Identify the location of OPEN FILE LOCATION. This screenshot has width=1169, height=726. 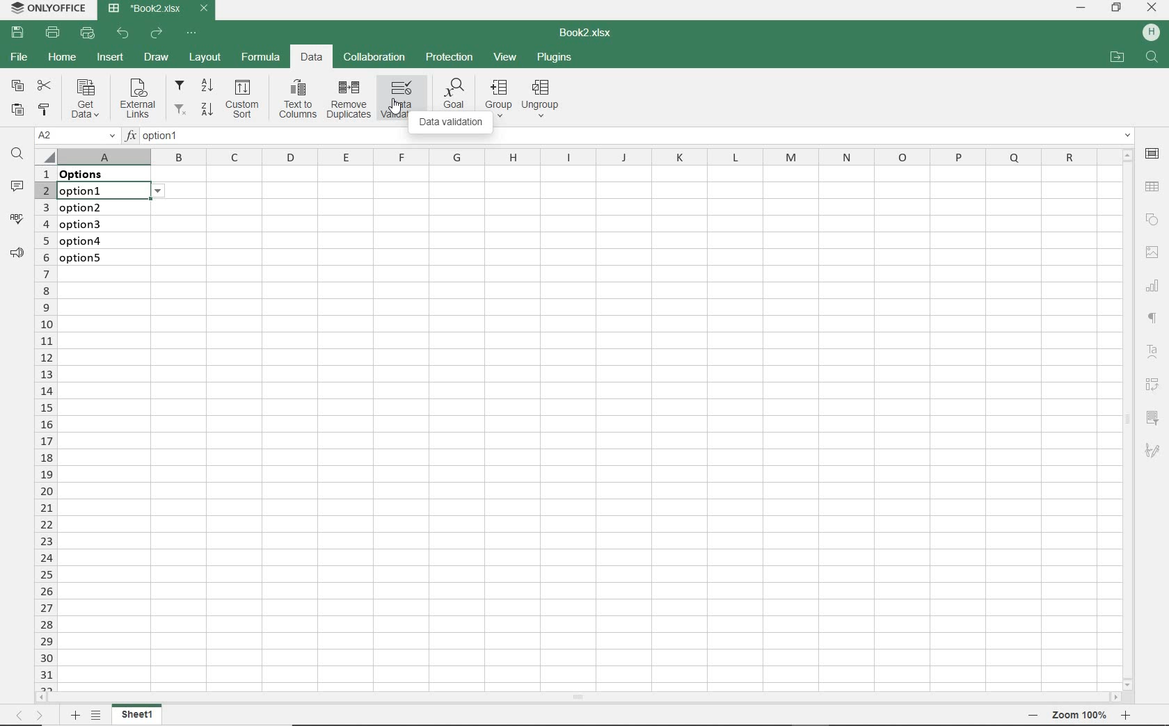
(1118, 56).